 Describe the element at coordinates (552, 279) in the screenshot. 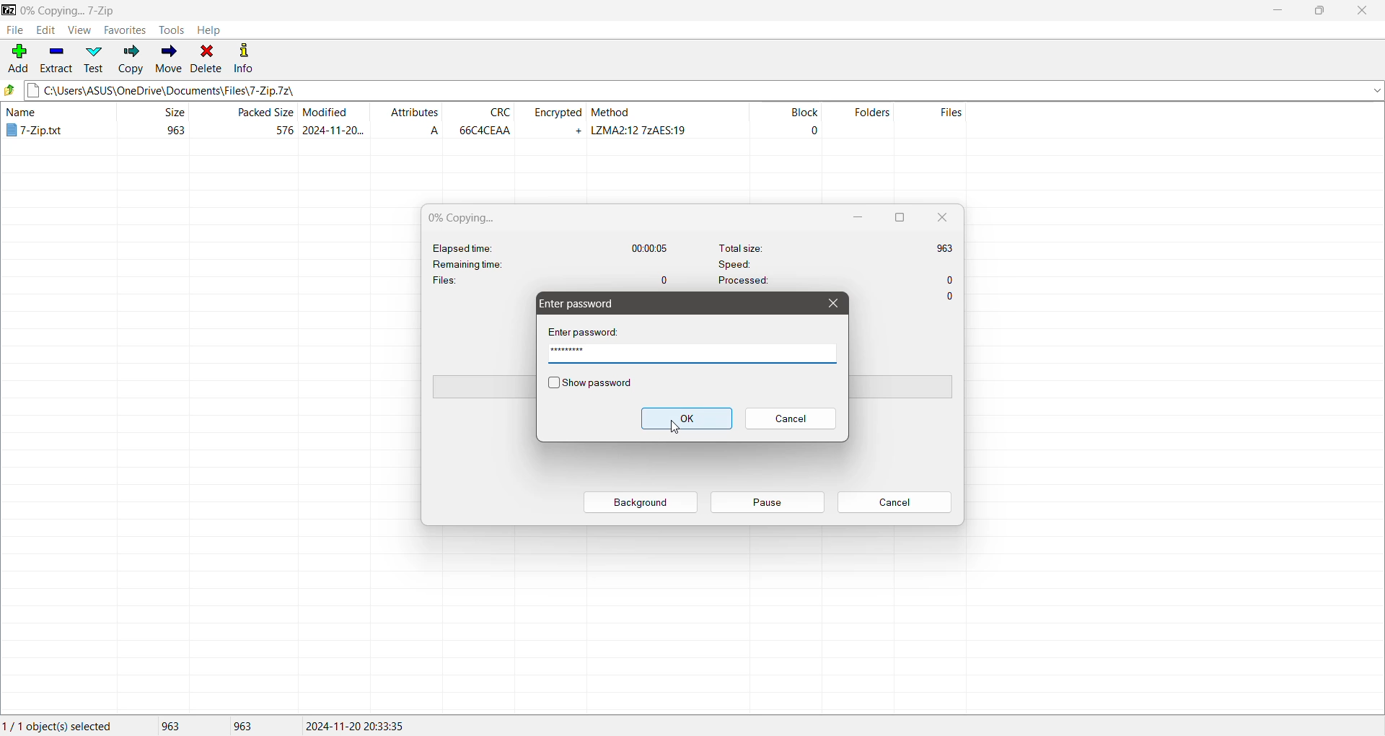

I see `Files` at that location.